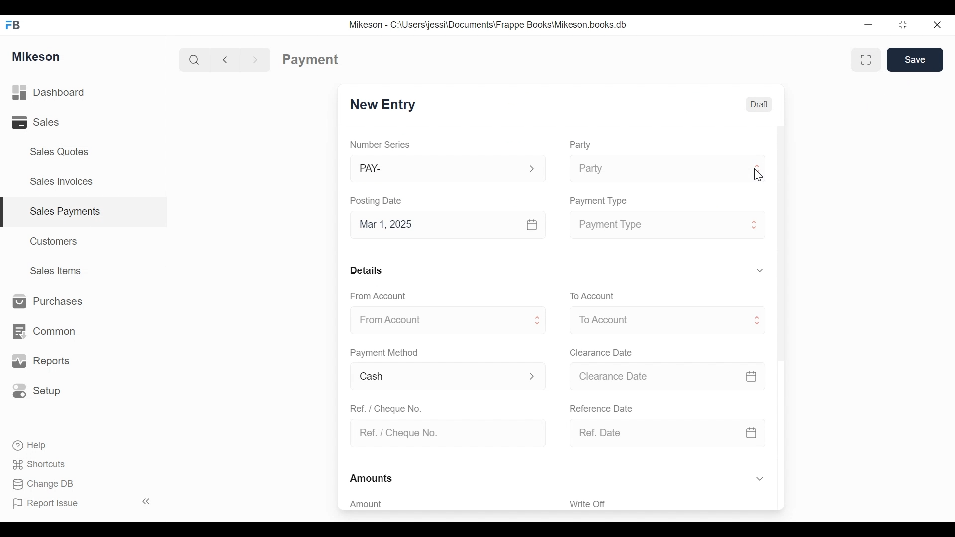 The width and height of the screenshot is (955, 537). What do you see at coordinates (667, 317) in the screenshot?
I see `` at bounding box center [667, 317].